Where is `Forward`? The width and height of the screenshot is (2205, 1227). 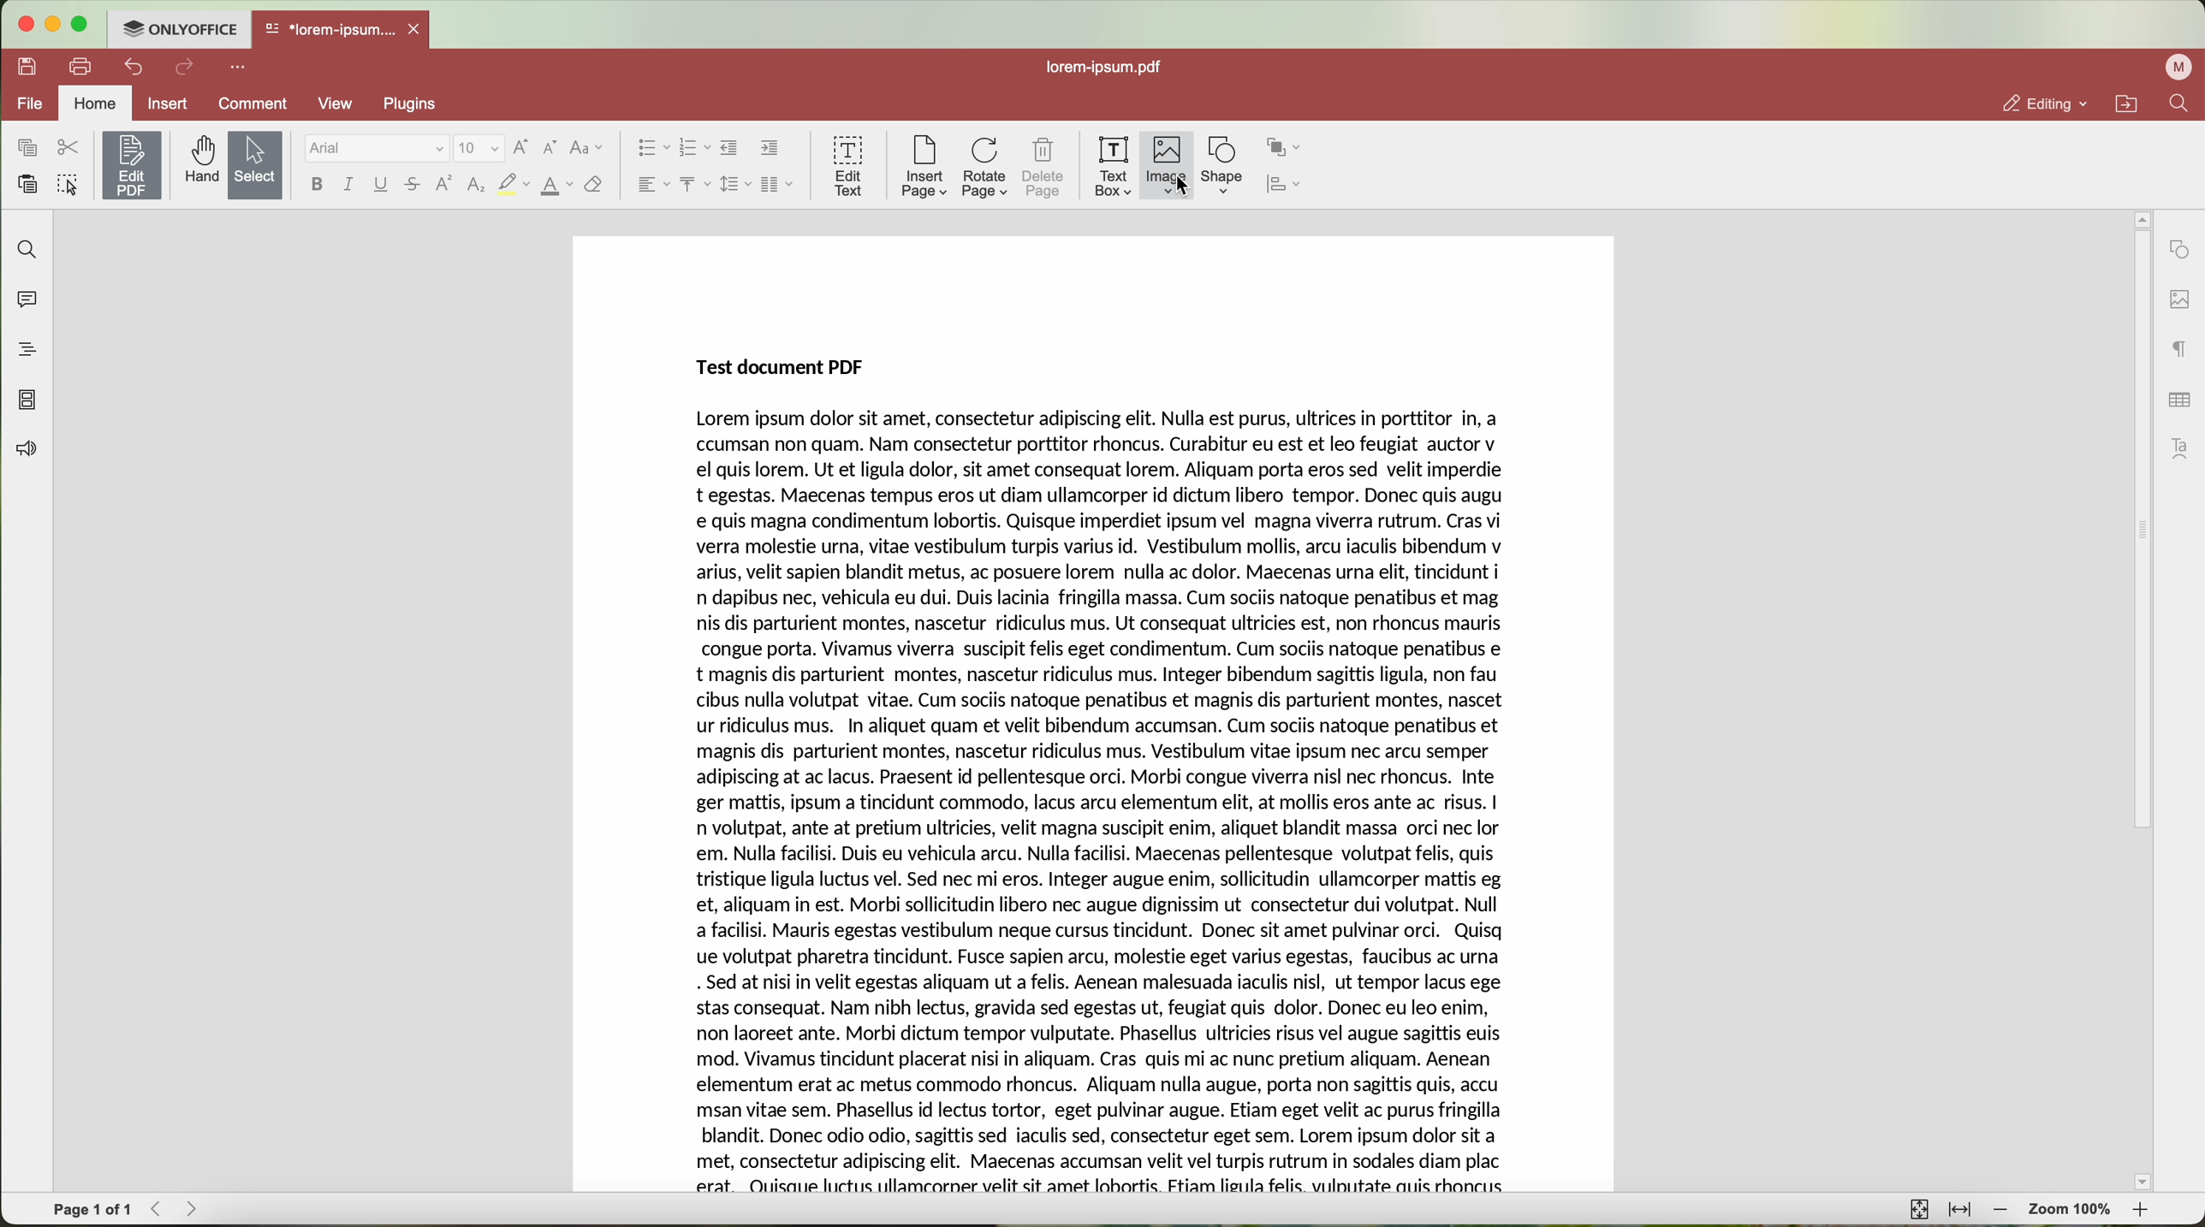 Forward is located at coordinates (198, 1208).